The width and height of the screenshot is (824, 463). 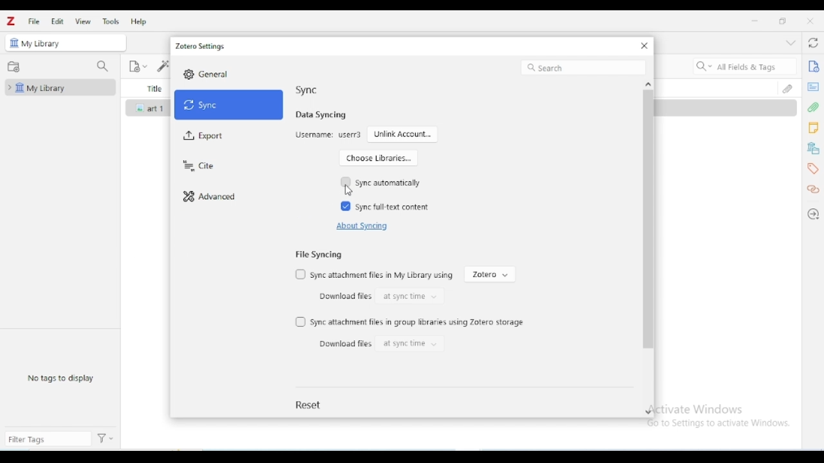 I want to click on close, so click(x=810, y=21).